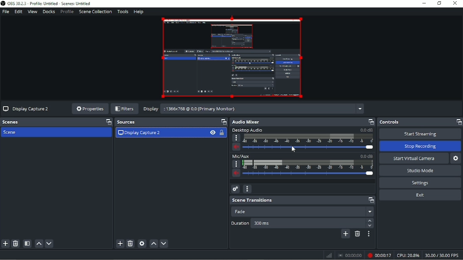 Image resolution: width=463 pixels, height=260 pixels. What do you see at coordinates (345, 234) in the screenshot?
I see `Add configurable transition` at bounding box center [345, 234].